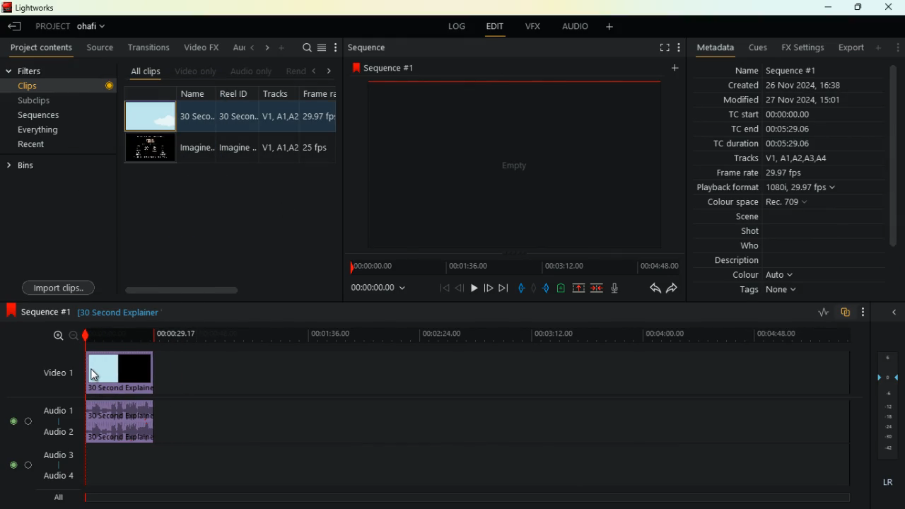  What do you see at coordinates (895, 49) in the screenshot?
I see `more` at bounding box center [895, 49].